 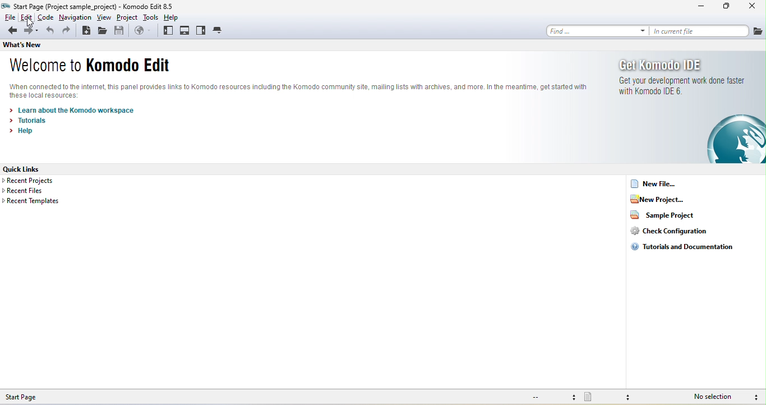 I want to click on forward, so click(x=31, y=30).